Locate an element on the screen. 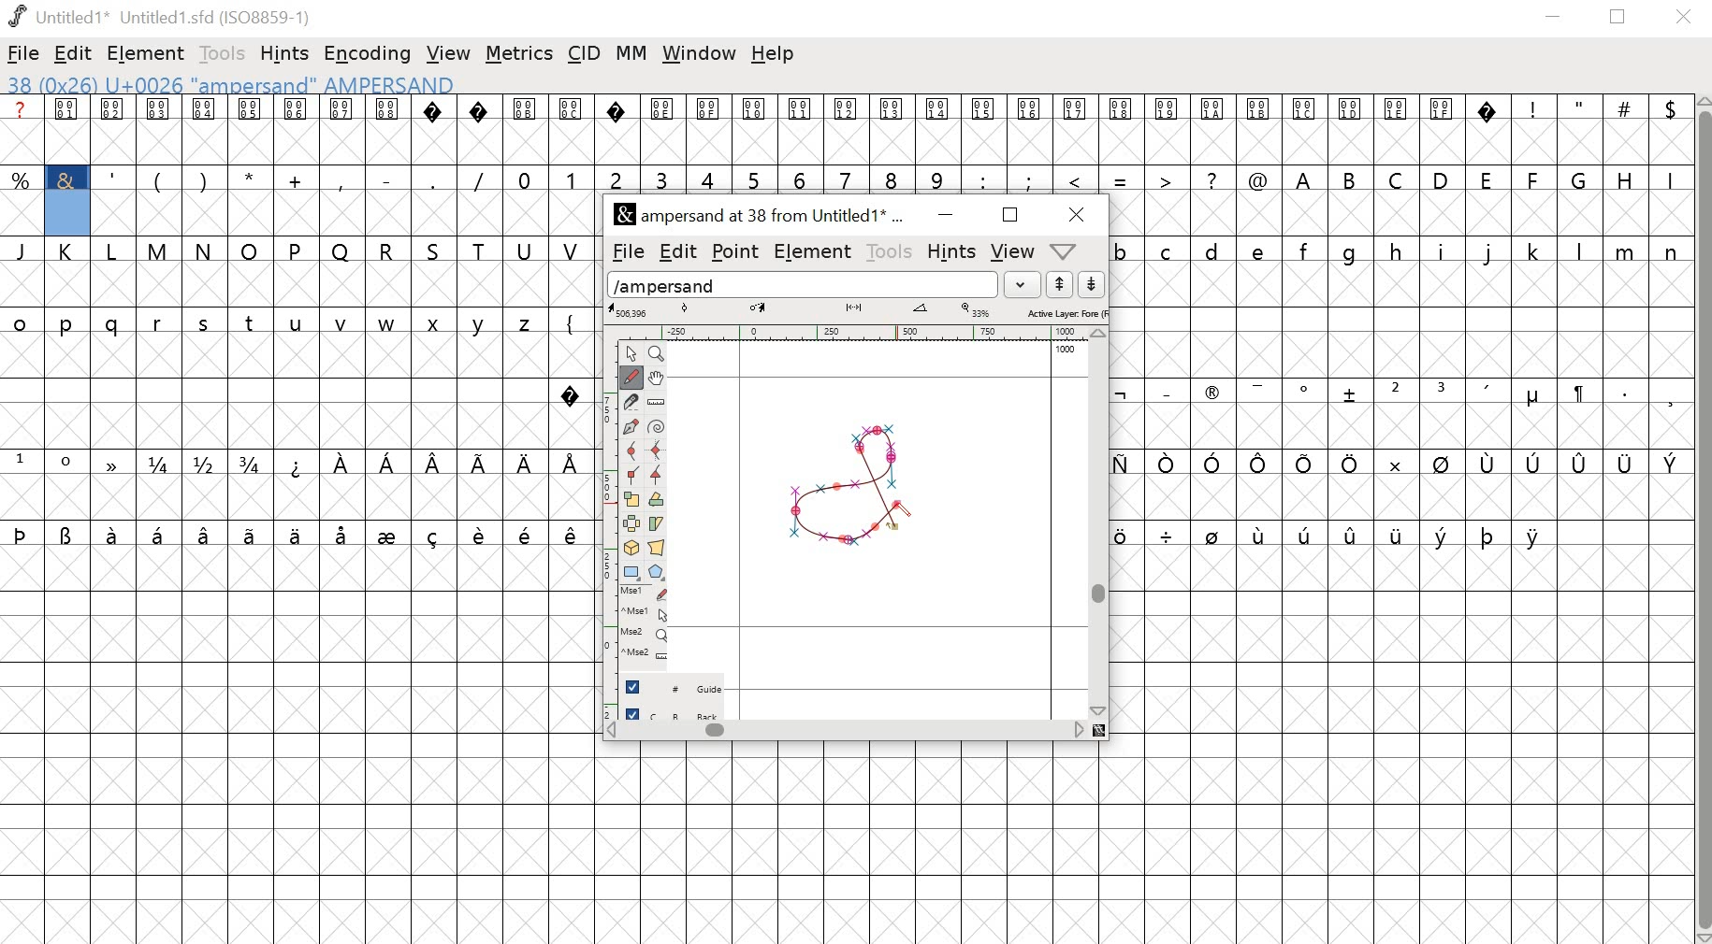  _ is located at coordinates (1165, 392).